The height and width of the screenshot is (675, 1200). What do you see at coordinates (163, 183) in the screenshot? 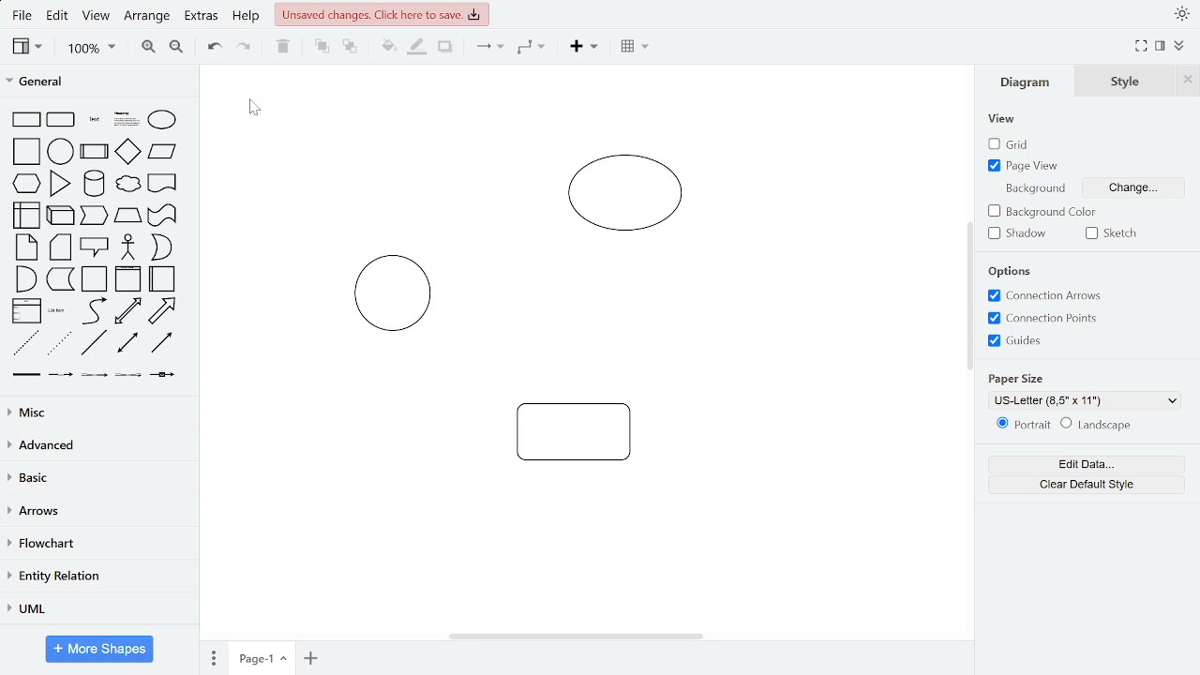
I see `document` at bounding box center [163, 183].